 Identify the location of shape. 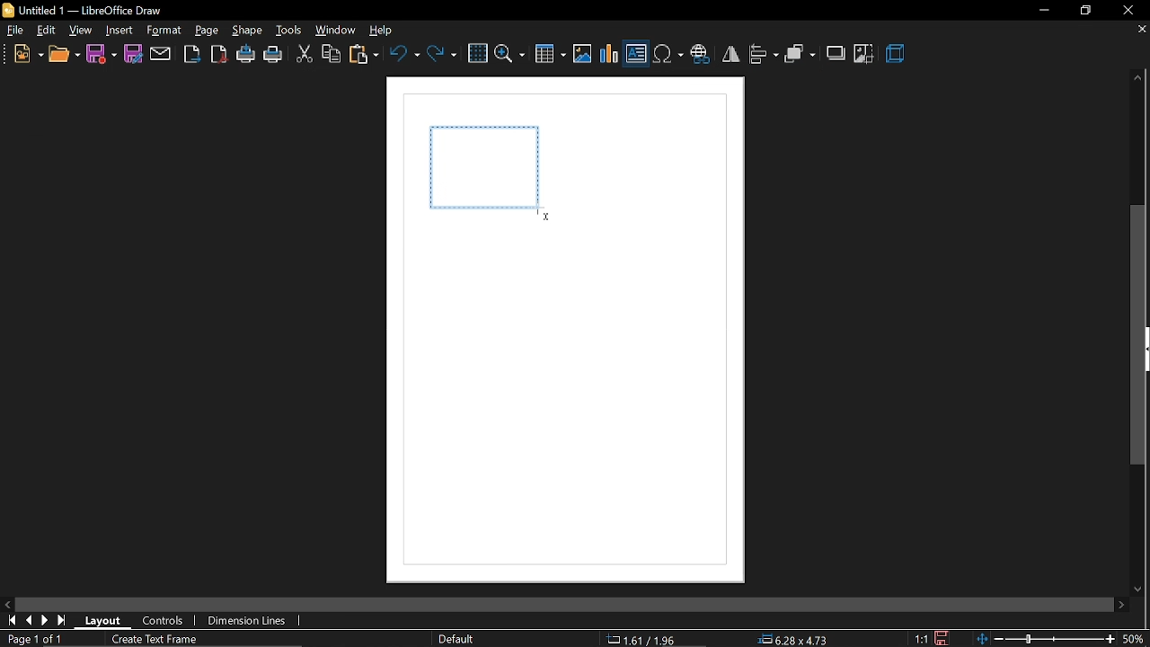
(249, 31).